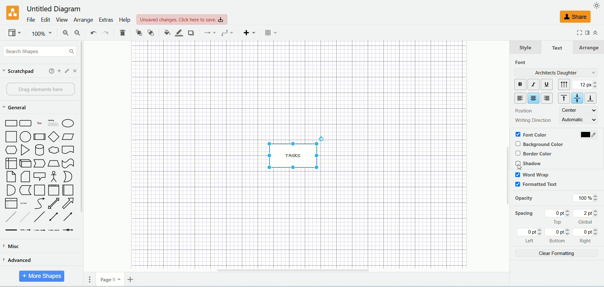 The image size is (604, 287). What do you see at coordinates (164, 32) in the screenshot?
I see `fill color` at bounding box center [164, 32].